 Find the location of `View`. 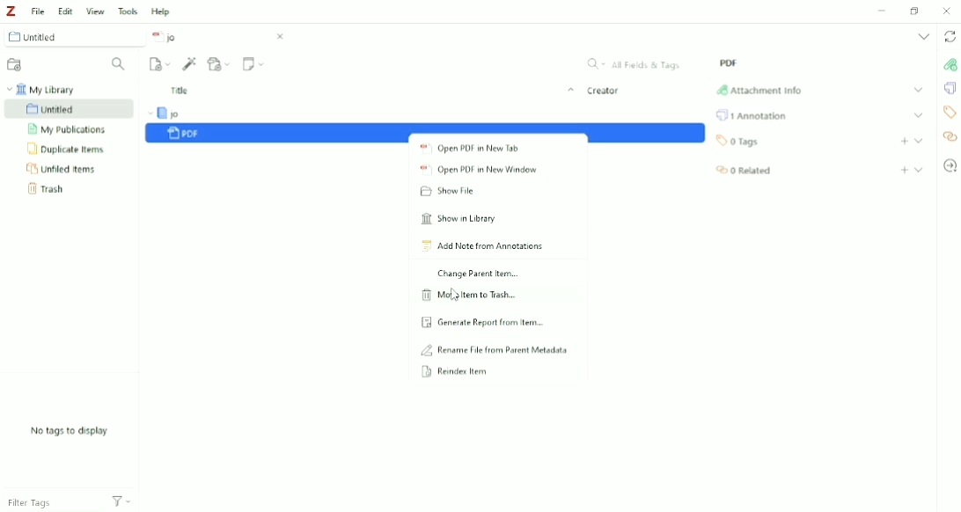

View is located at coordinates (96, 11).